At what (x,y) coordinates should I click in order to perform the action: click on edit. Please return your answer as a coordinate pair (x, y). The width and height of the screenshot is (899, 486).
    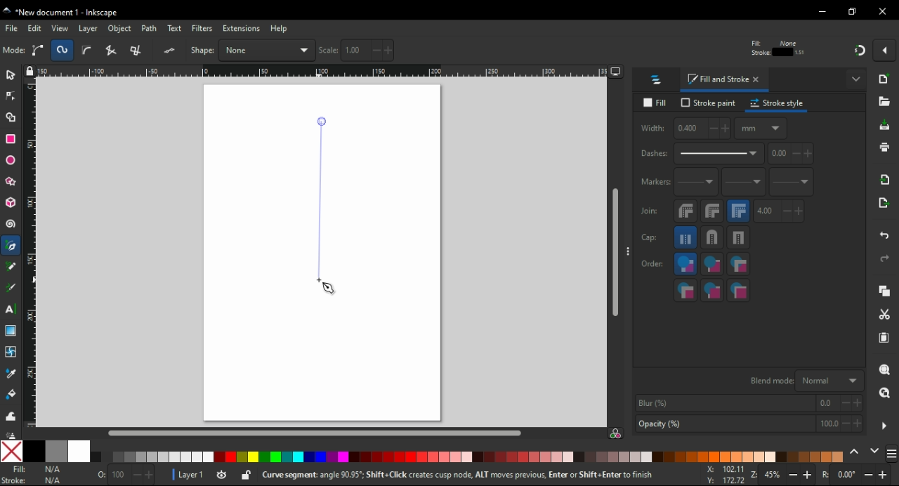
    Looking at the image, I should click on (35, 28).